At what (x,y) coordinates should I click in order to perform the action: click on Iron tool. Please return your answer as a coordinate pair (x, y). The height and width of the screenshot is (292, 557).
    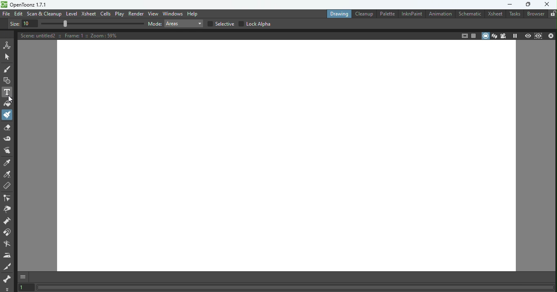
    Looking at the image, I should click on (8, 255).